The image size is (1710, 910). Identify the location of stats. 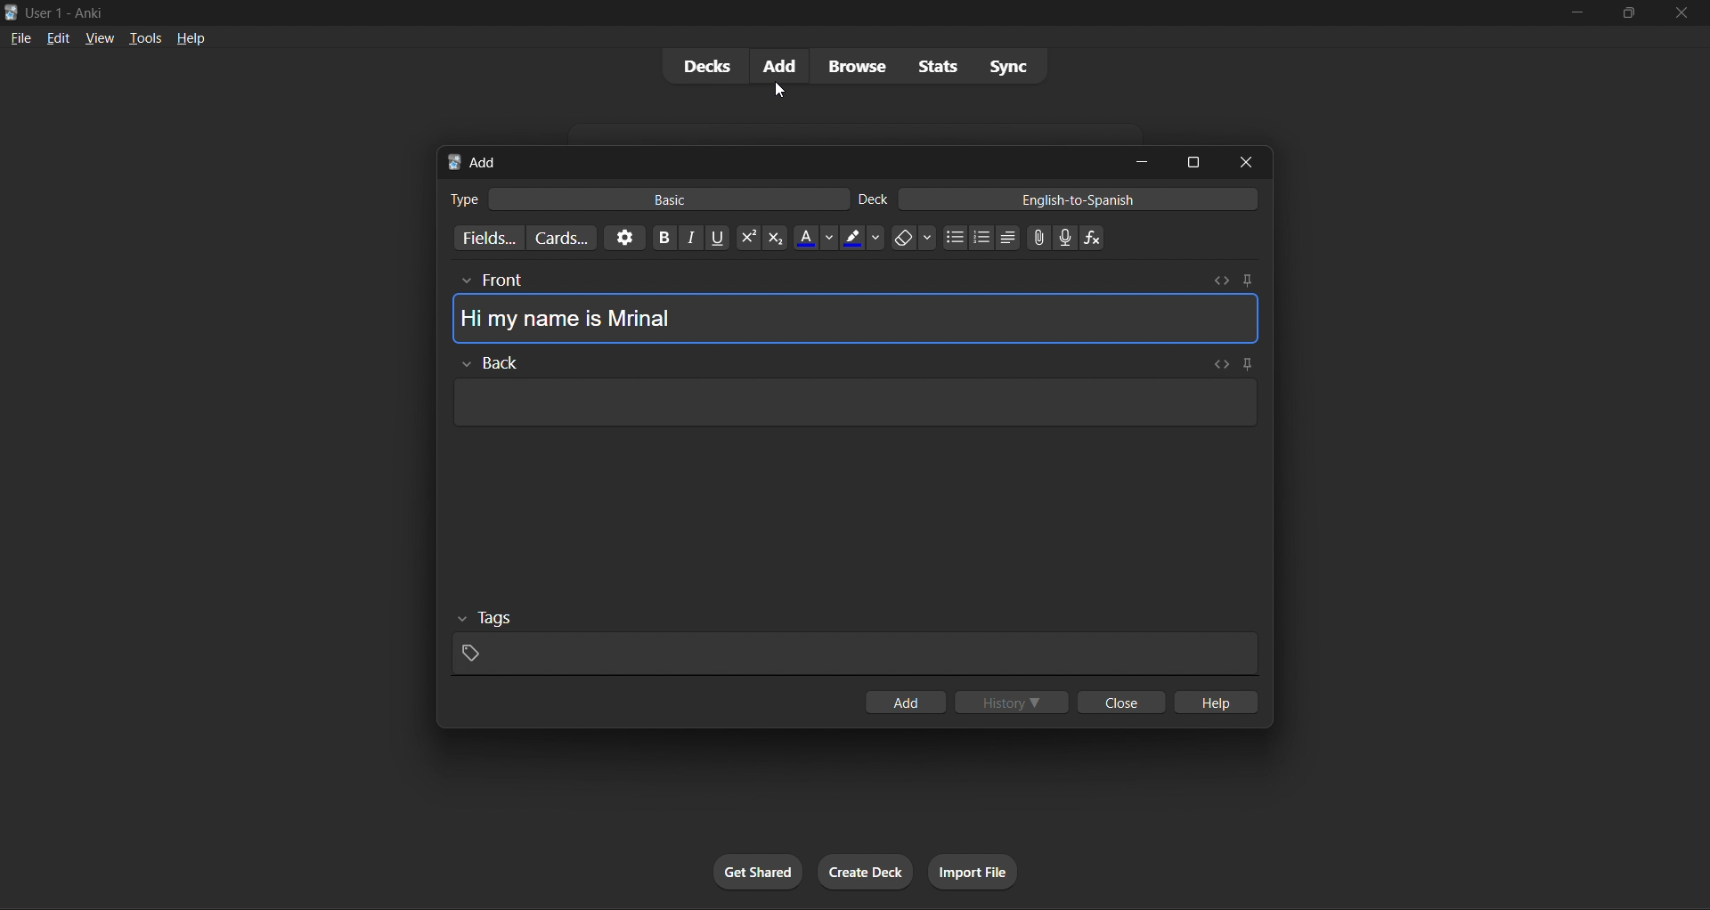
(932, 66).